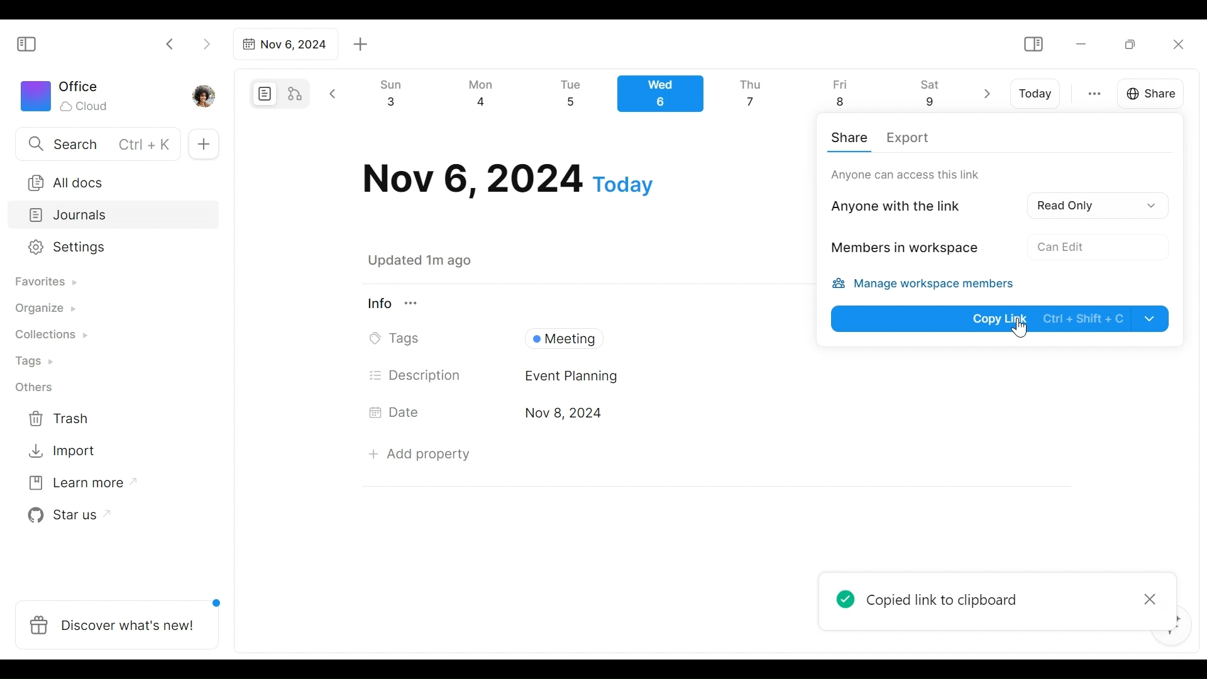 The width and height of the screenshot is (1207, 679). Describe the element at coordinates (32, 43) in the screenshot. I see `Show/Hide Sidebar` at that location.